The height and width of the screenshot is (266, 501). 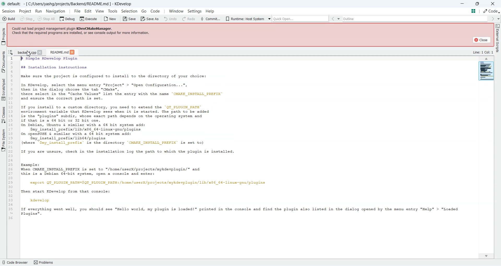 I want to click on Close, so click(x=481, y=40).